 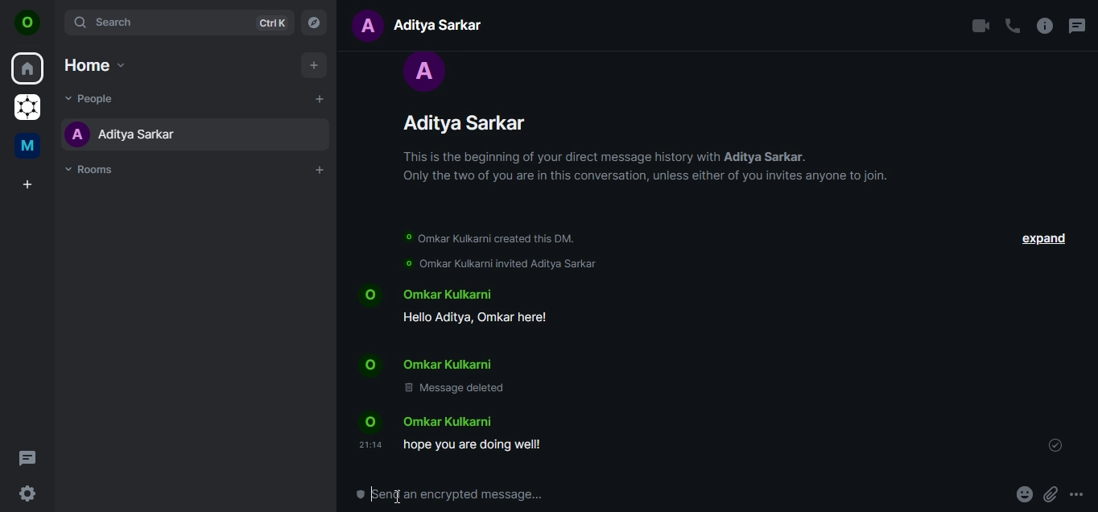 What do you see at coordinates (92, 171) in the screenshot?
I see `rooms` at bounding box center [92, 171].